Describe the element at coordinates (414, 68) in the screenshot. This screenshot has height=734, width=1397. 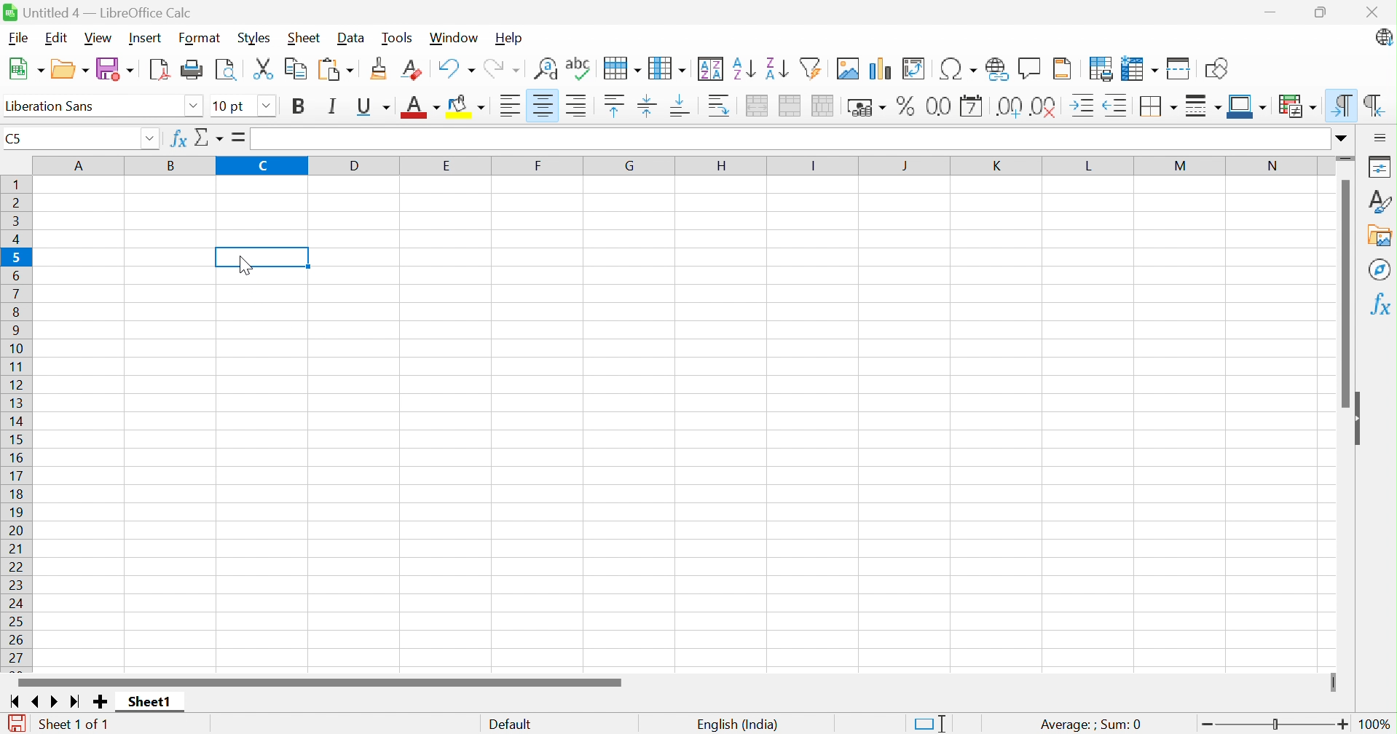
I see `Clear Direct Formatting` at that location.